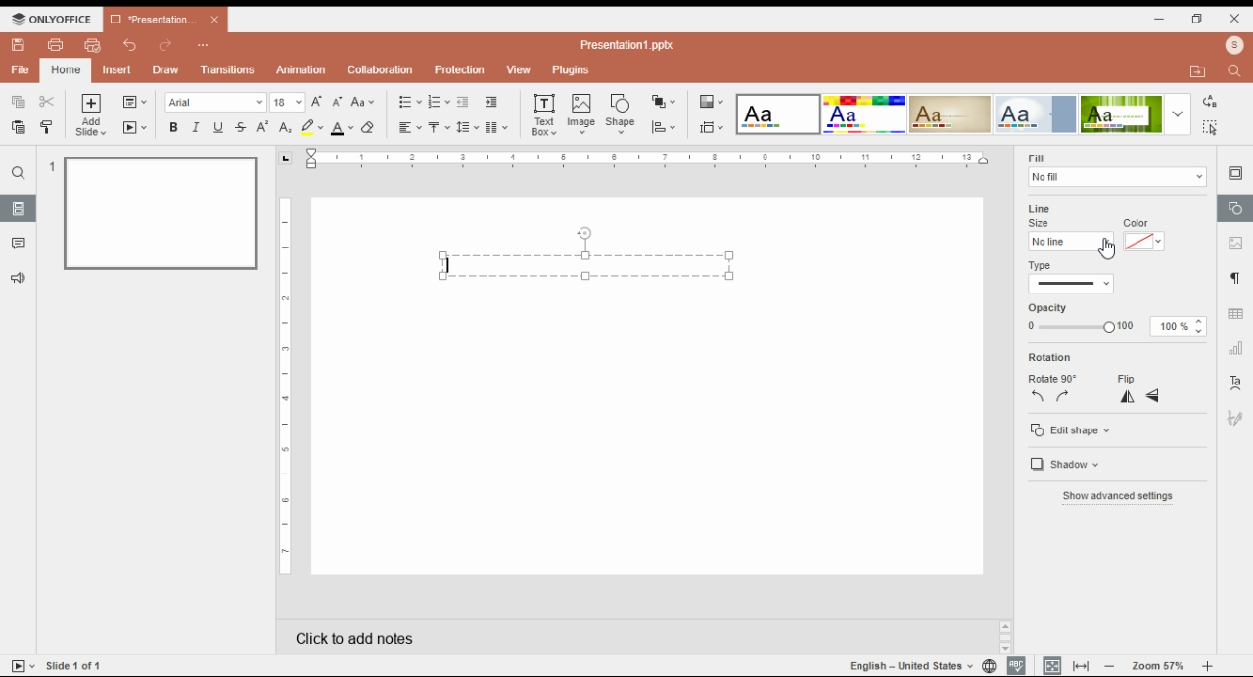 The width and height of the screenshot is (1253, 677). What do you see at coordinates (91, 115) in the screenshot?
I see `add slide` at bounding box center [91, 115].